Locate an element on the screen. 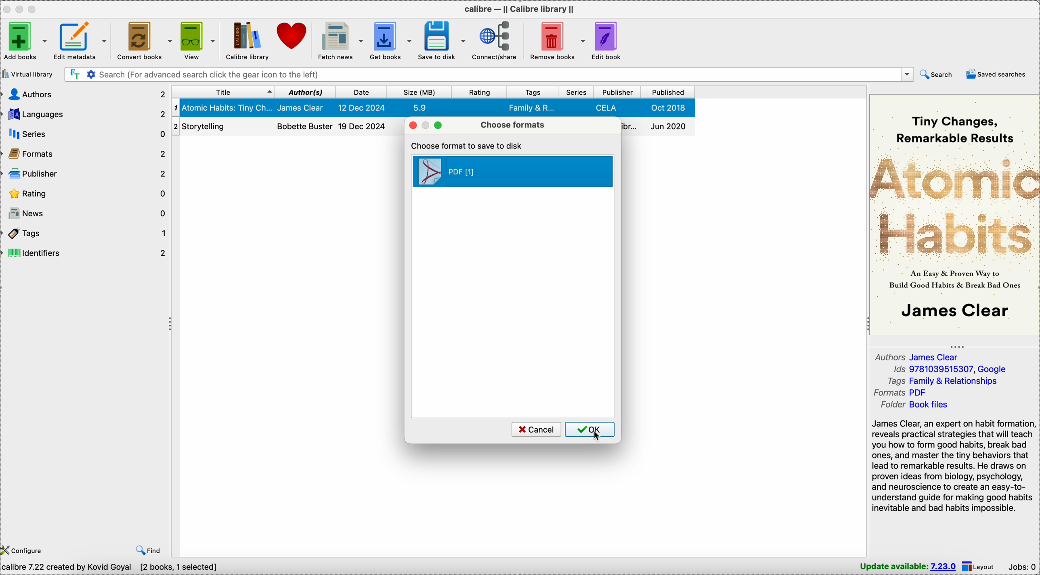  convert books is located at coordinates (144, 40).